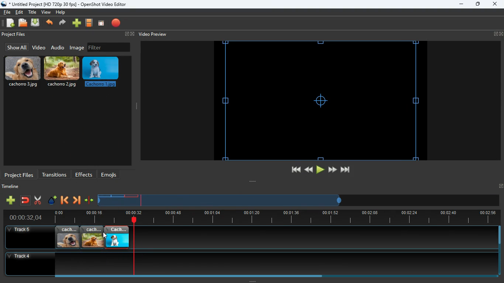 The height and width of the screenshot is (283, 504). Describe the element at coordinates (273, 217) in the screenshot. I see `timeline` at that location.